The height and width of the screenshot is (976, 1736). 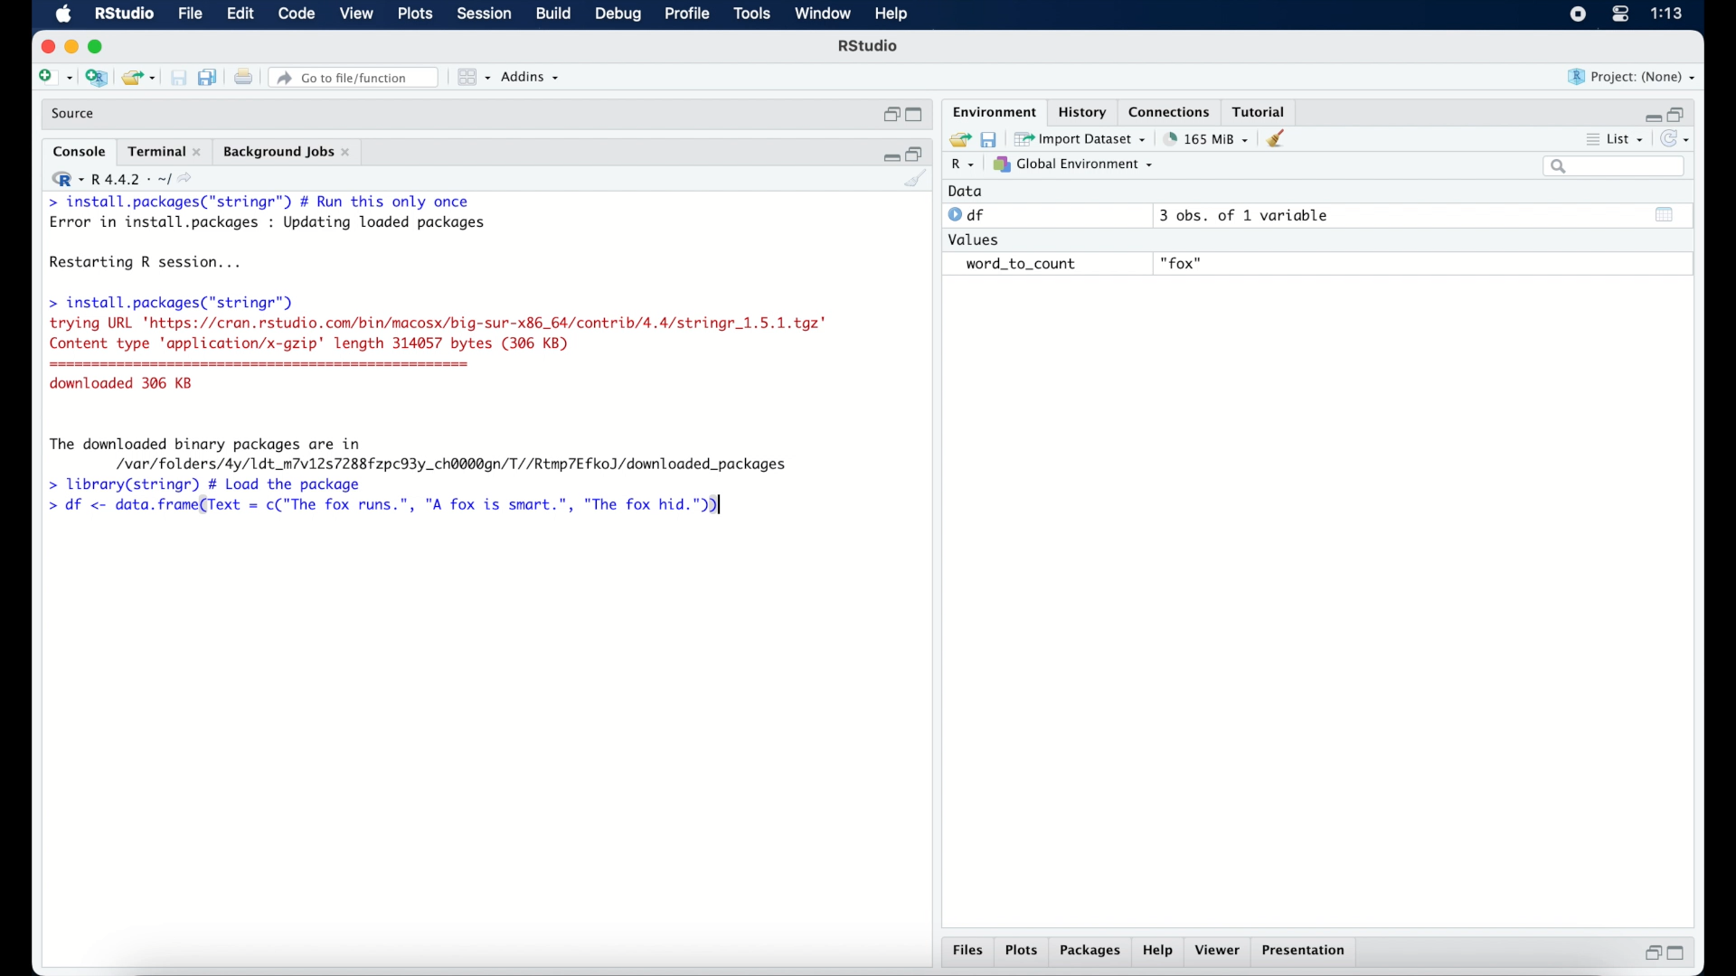 I want to click on packages, so click(x=1090, y=952).